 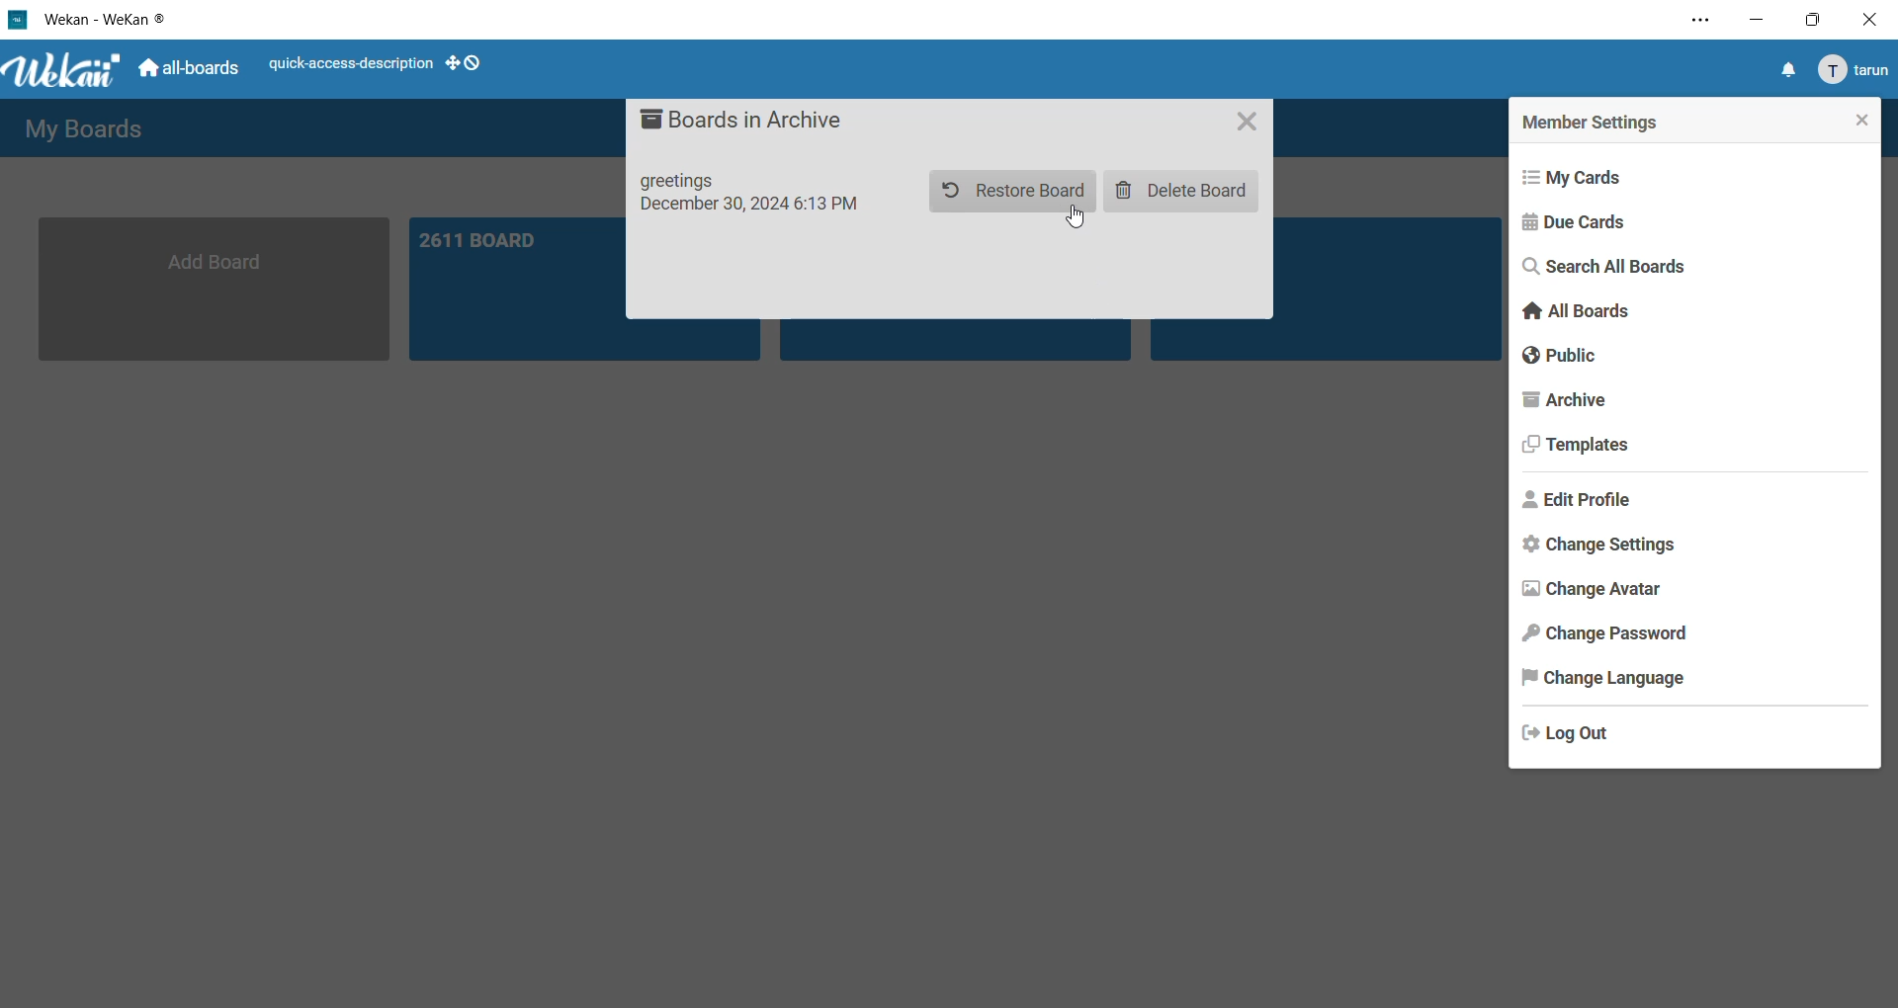 What do you see at coordinates (1602, 680) in the screenshot?
I see `change language` at bounding box center [1602, 680].